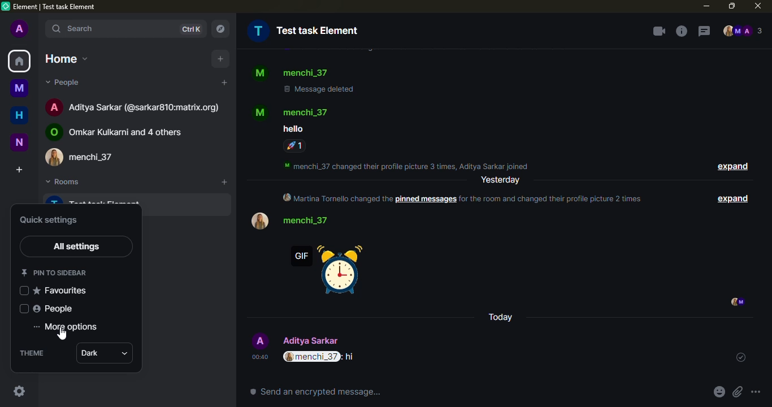 This screenshot has height=407, width=772. I want to click on home, so click(64, 57).